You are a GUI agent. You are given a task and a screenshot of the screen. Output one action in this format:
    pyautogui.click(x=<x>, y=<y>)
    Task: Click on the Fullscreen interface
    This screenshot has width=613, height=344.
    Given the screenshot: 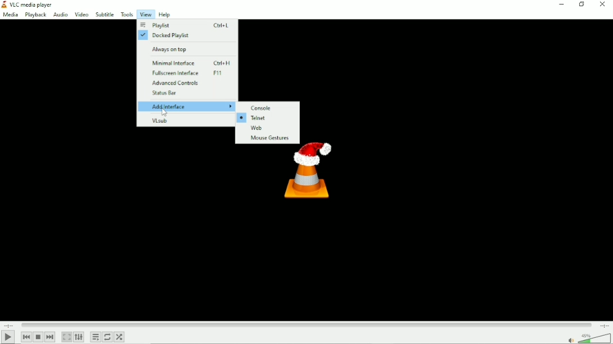 What is the action you would take?
    pyautogui.click(x=190, y=73)
    